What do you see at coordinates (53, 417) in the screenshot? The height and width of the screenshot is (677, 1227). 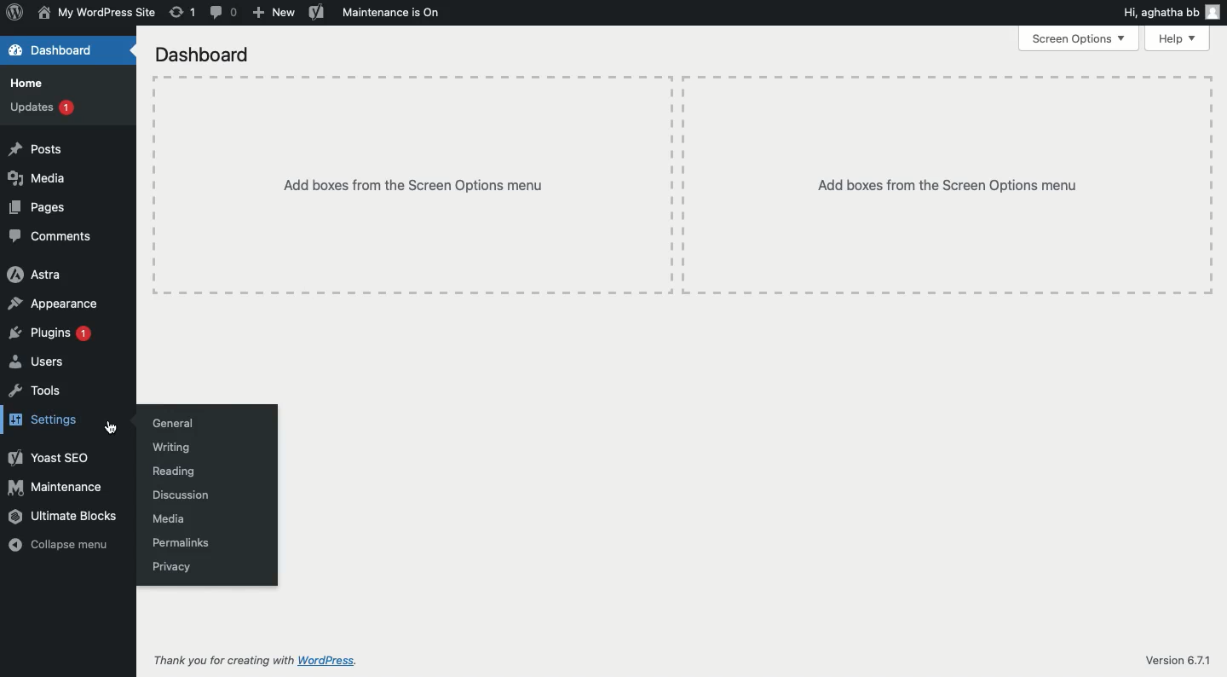 I see `Settings` at bounding box center [53, 417].